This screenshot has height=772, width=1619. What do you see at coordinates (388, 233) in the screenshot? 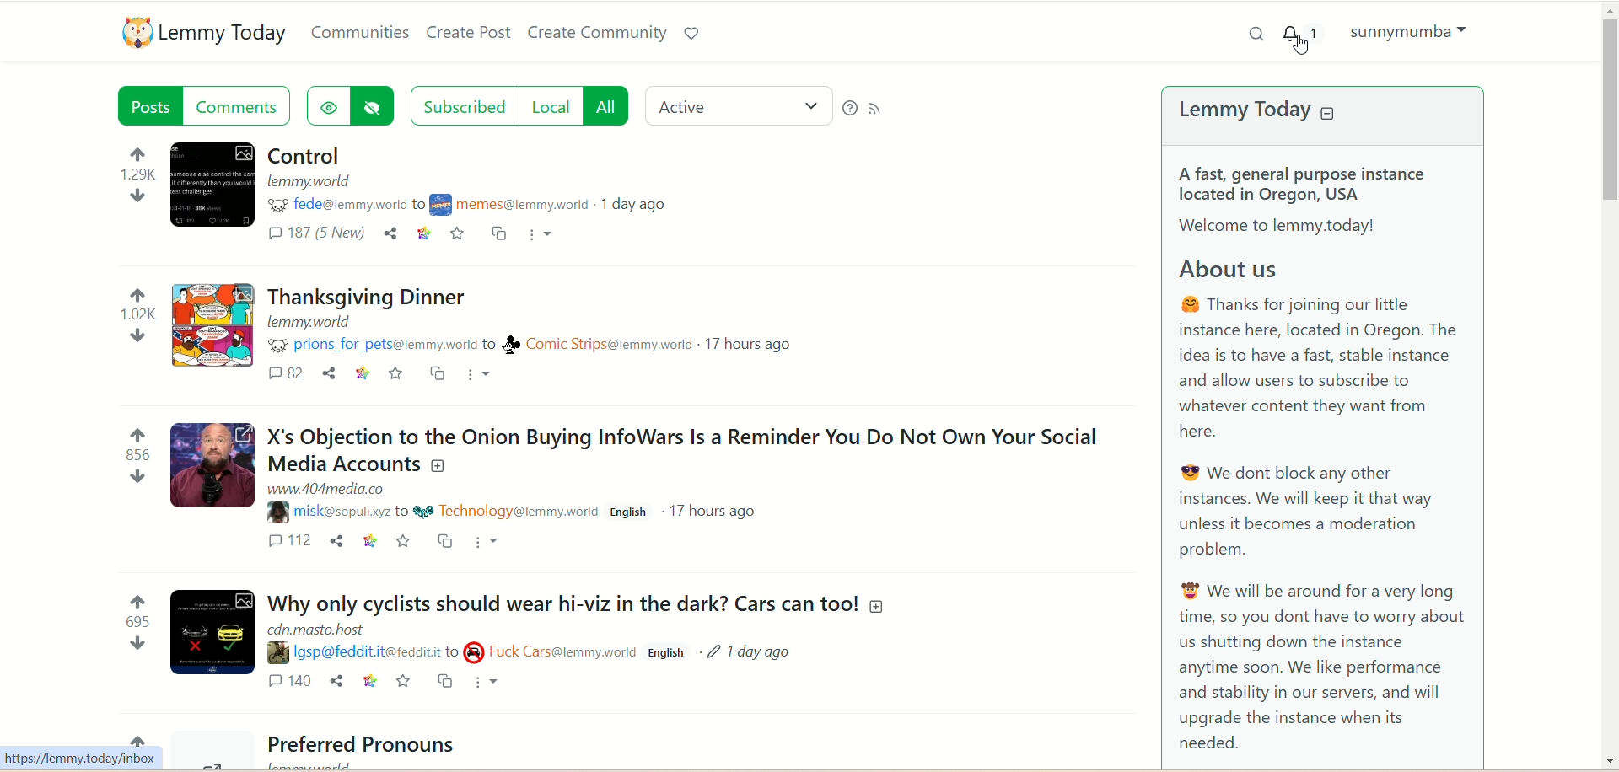
I see `share` at bounding box center [388, 233].